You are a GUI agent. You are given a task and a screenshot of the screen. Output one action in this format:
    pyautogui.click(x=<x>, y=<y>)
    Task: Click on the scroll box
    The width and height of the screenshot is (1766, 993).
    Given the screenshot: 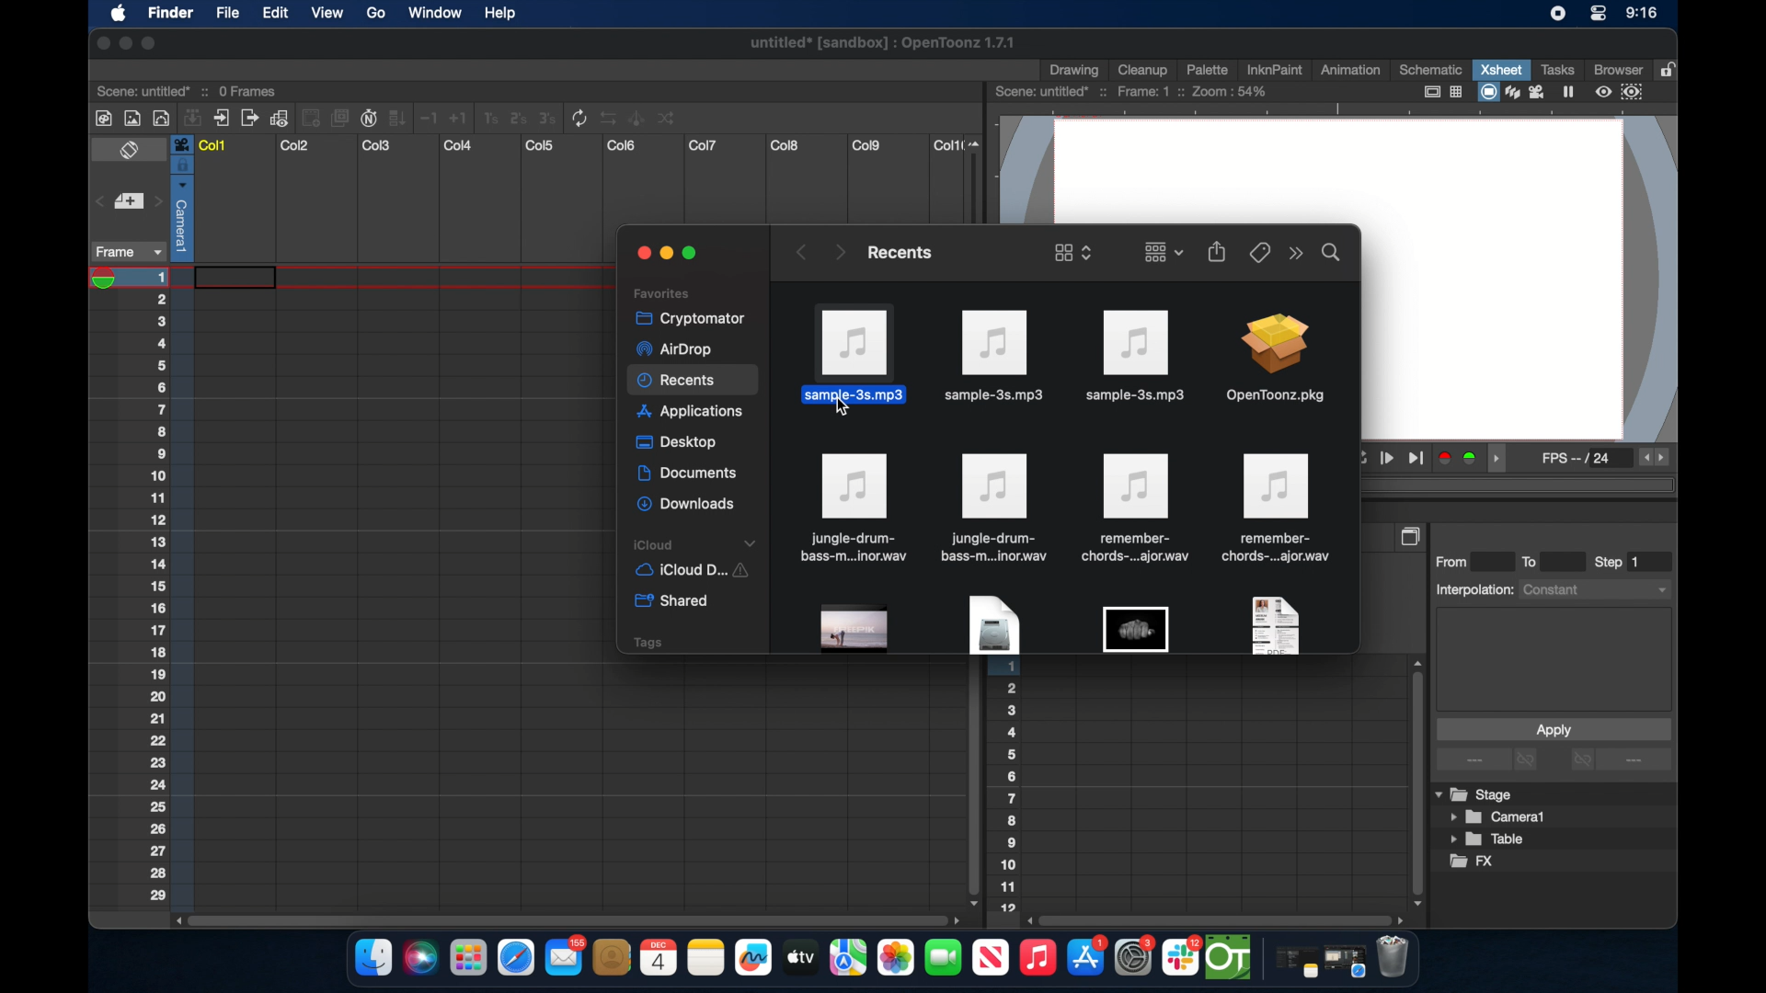 What is the action you would take?
    pyautogui.click(x=565, y=919)
    